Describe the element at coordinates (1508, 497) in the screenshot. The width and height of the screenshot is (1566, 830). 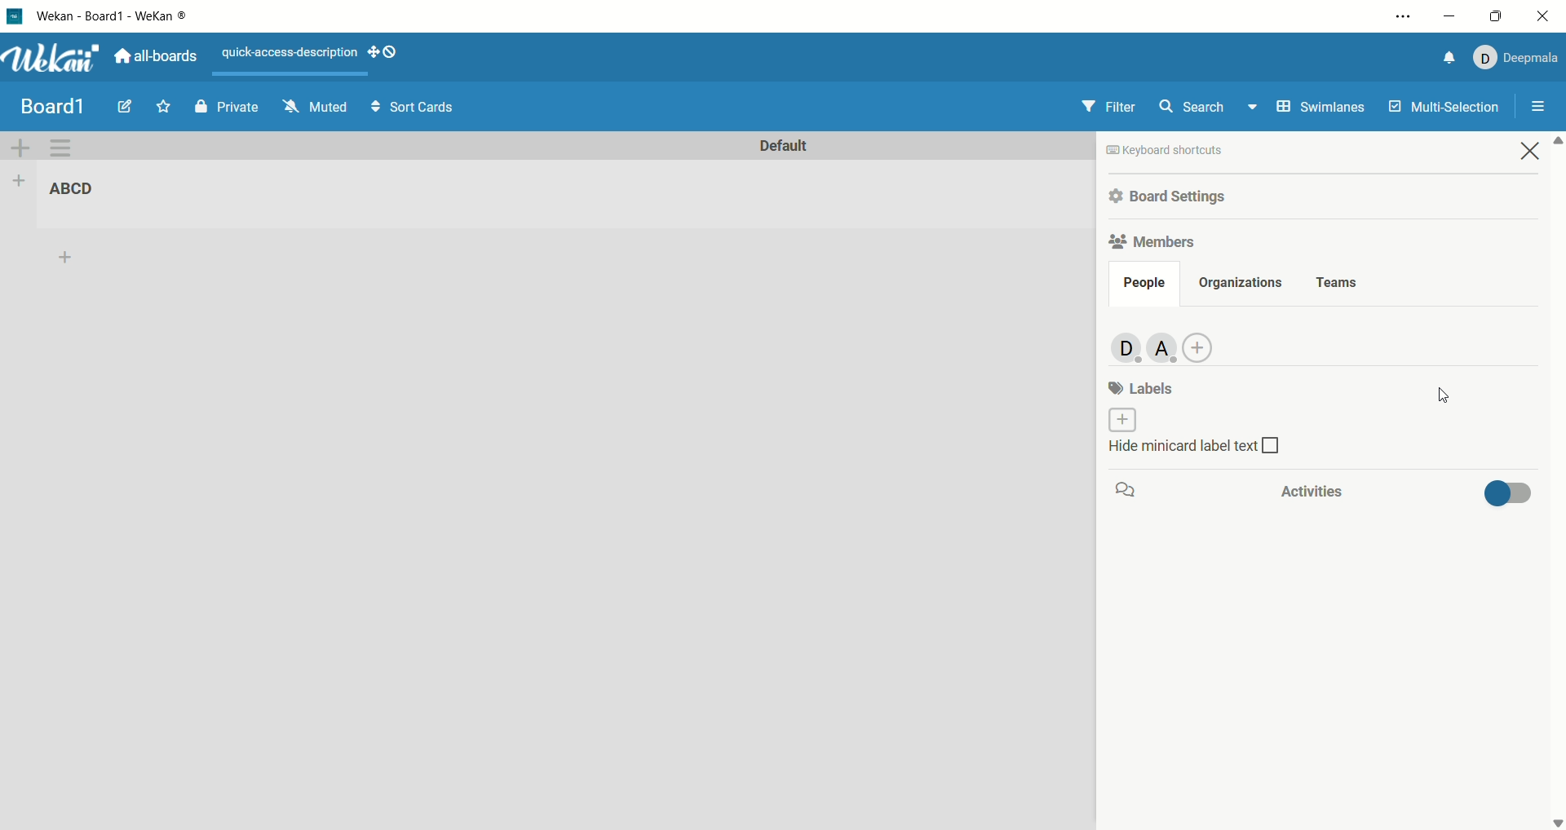
I see `toggle` at that location.